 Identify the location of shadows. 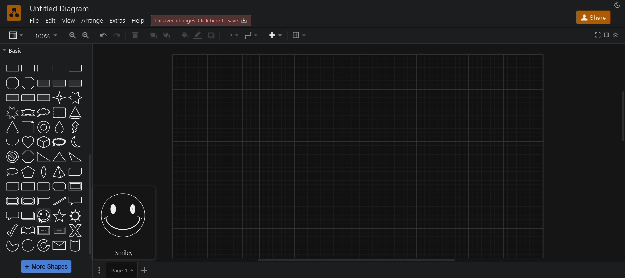
(213, 35).